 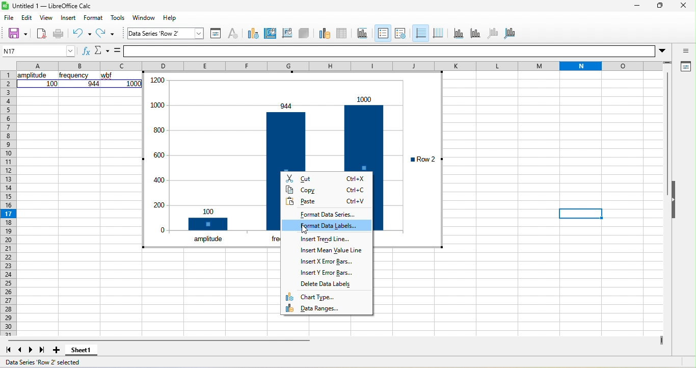 What do you see at coordinates (361, 35) in the screenshot?
I see `title` at bounding box center [361, 35].